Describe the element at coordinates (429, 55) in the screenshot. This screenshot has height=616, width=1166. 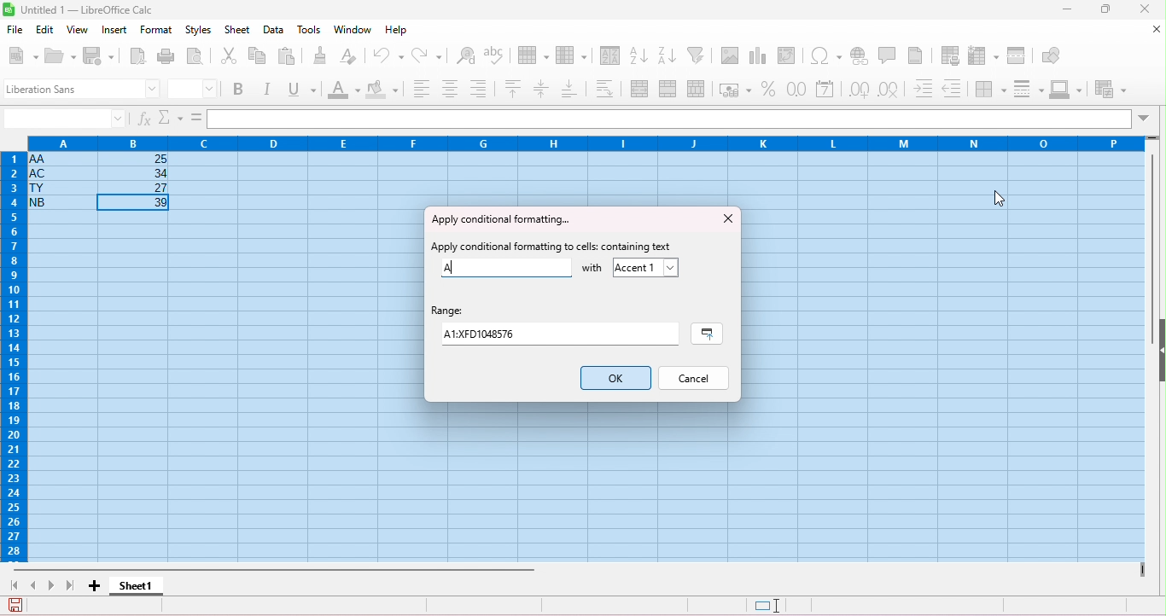
I see `redo` at that location.